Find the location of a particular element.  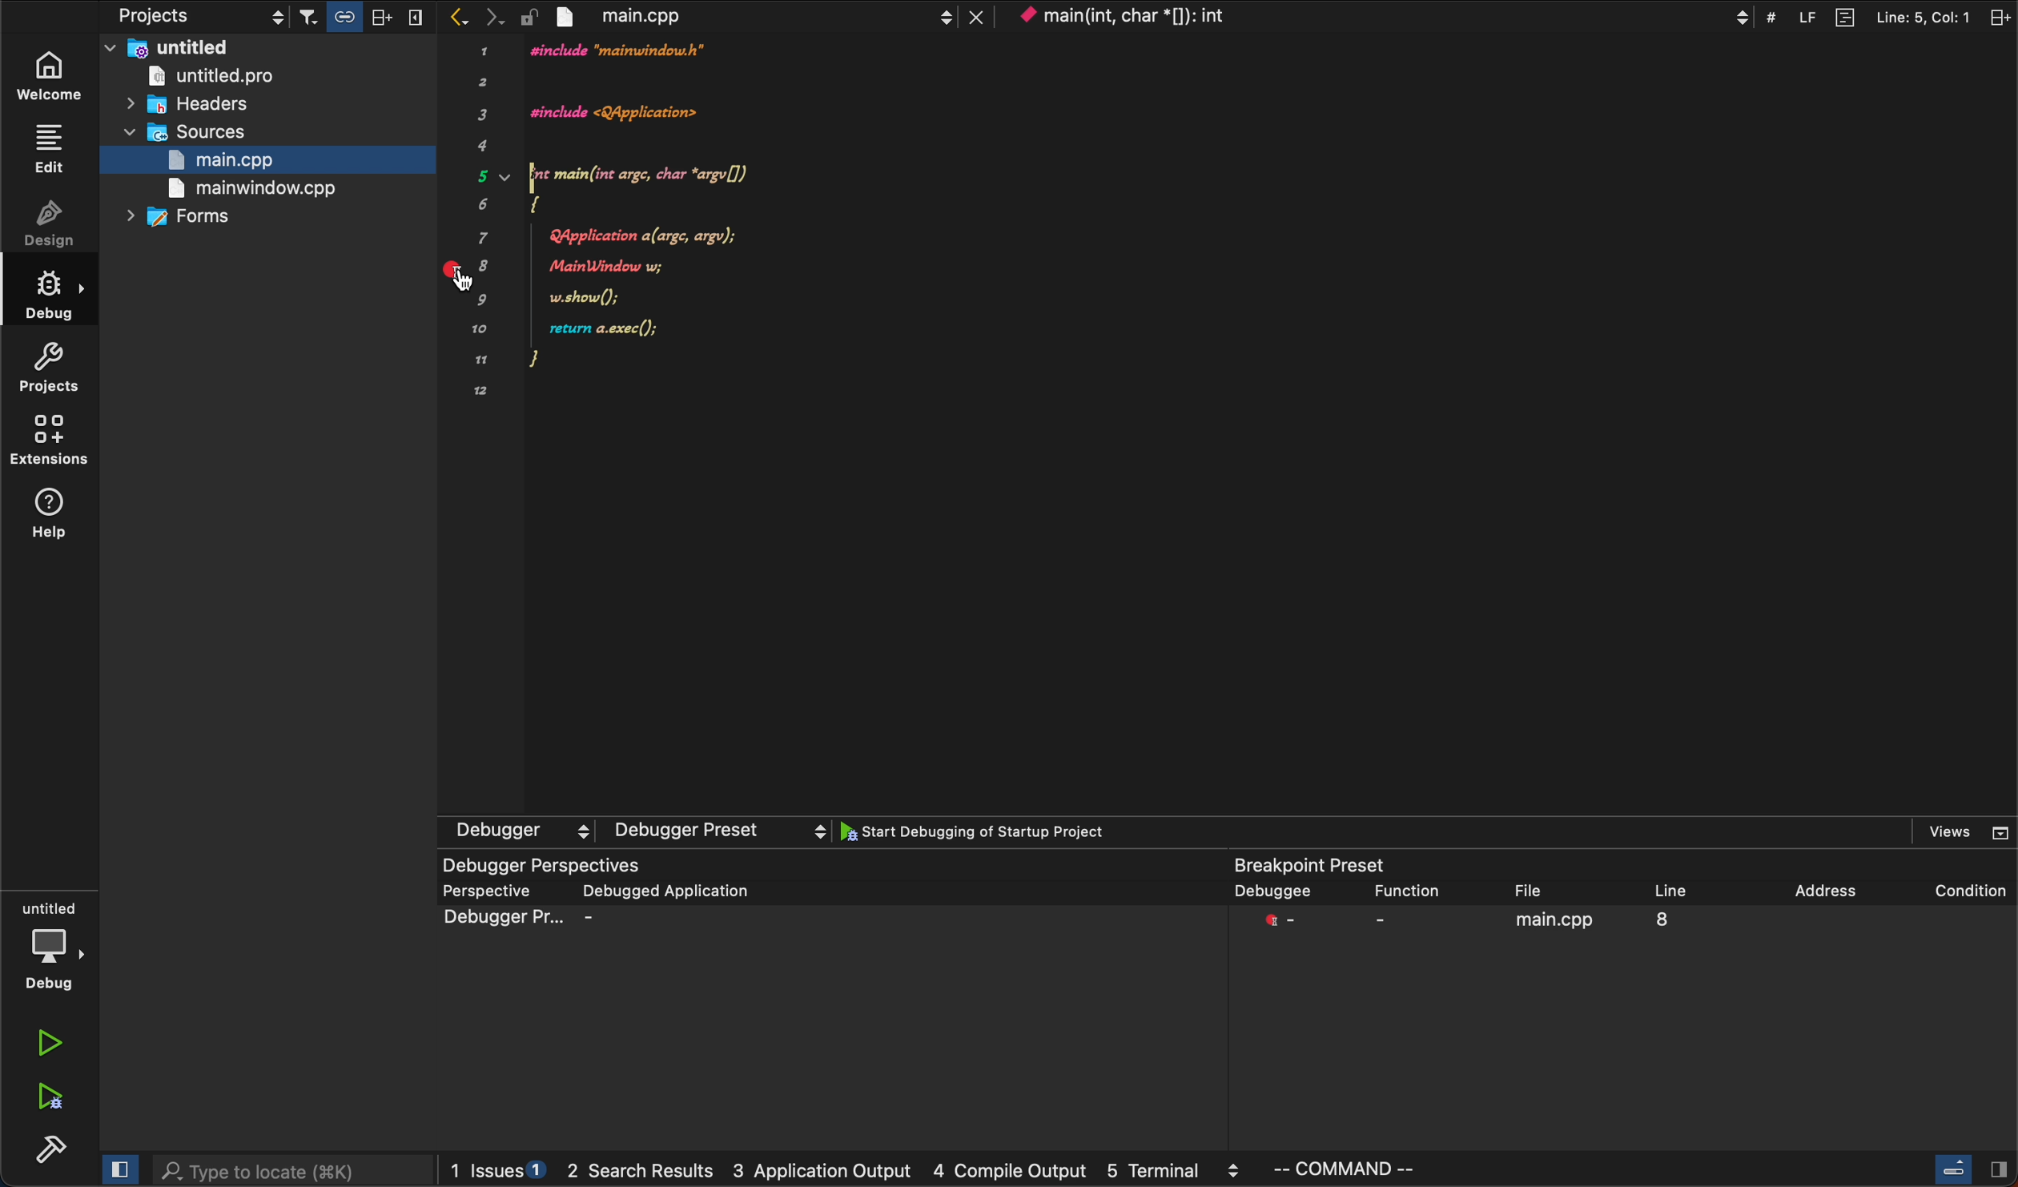

debugger is located at coordinates (1274, 891).